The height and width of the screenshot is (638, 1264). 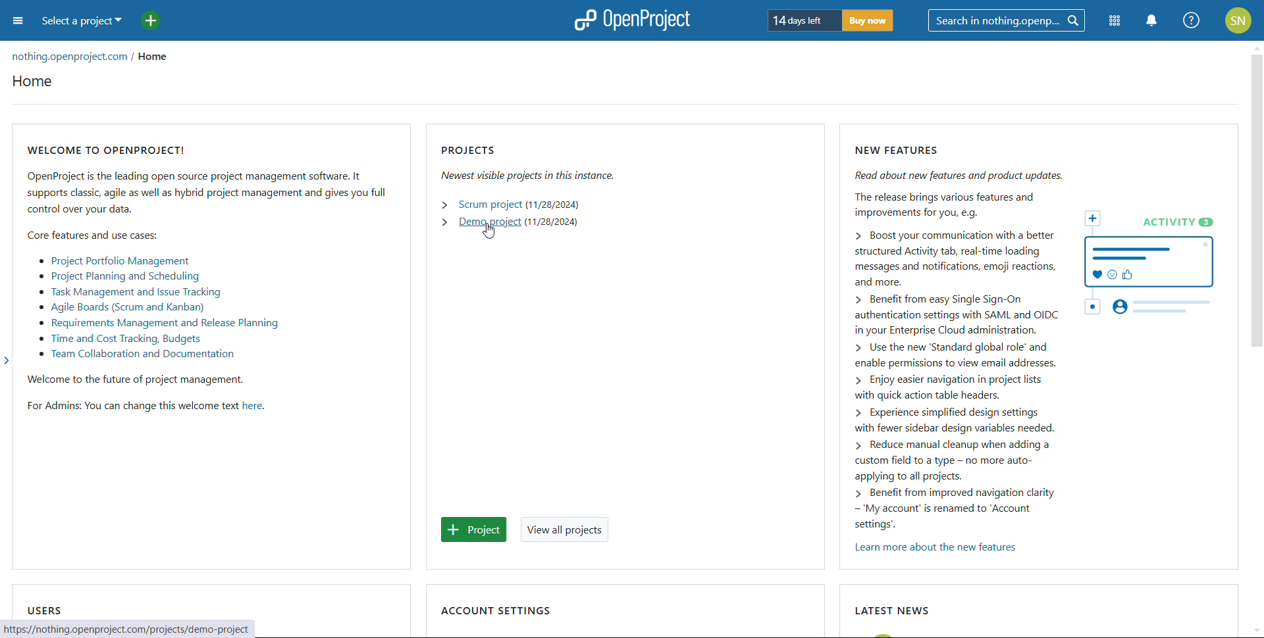 I want to click on NEW FEATURES, so click(x=903, y=151).